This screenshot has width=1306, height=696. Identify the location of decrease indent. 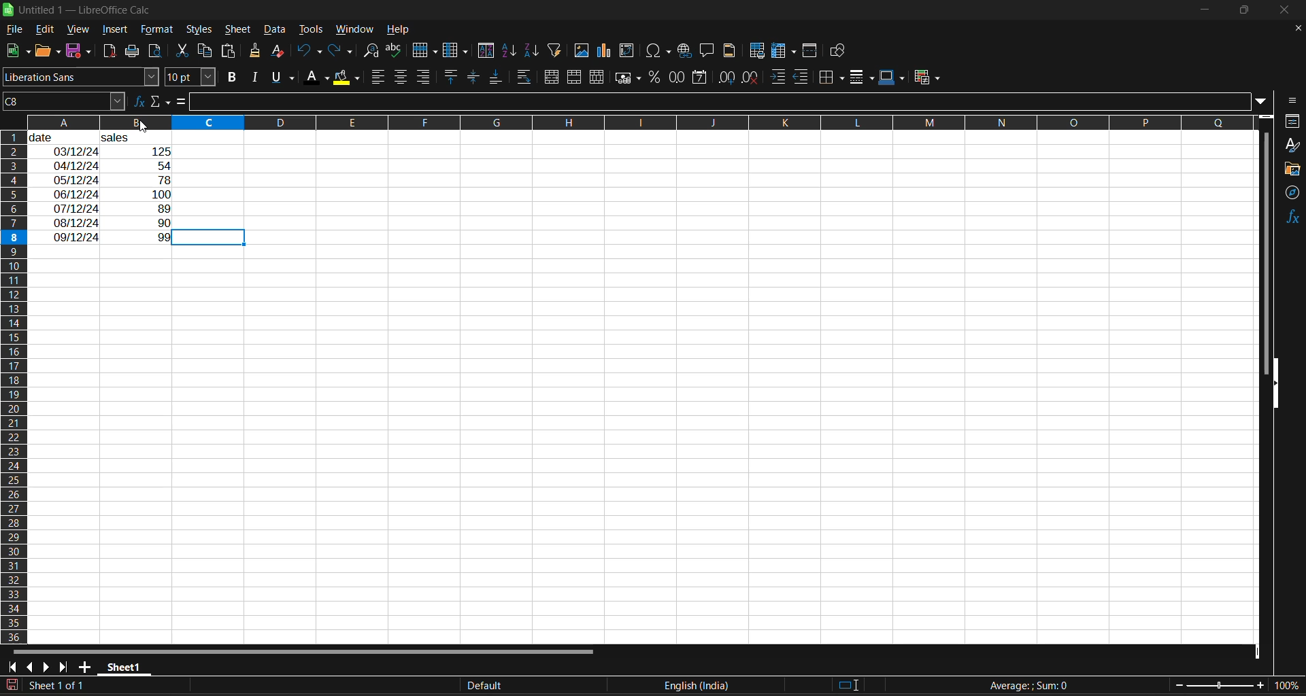
(803, 77).